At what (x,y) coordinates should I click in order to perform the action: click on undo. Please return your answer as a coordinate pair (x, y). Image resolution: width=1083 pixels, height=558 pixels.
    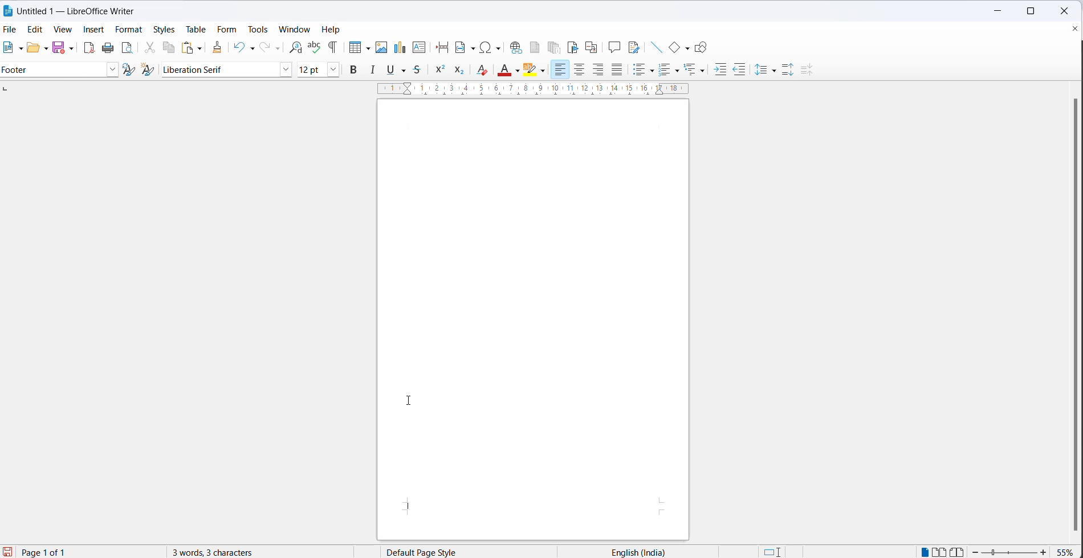
    Looking at the image, I should click on (237, 47).